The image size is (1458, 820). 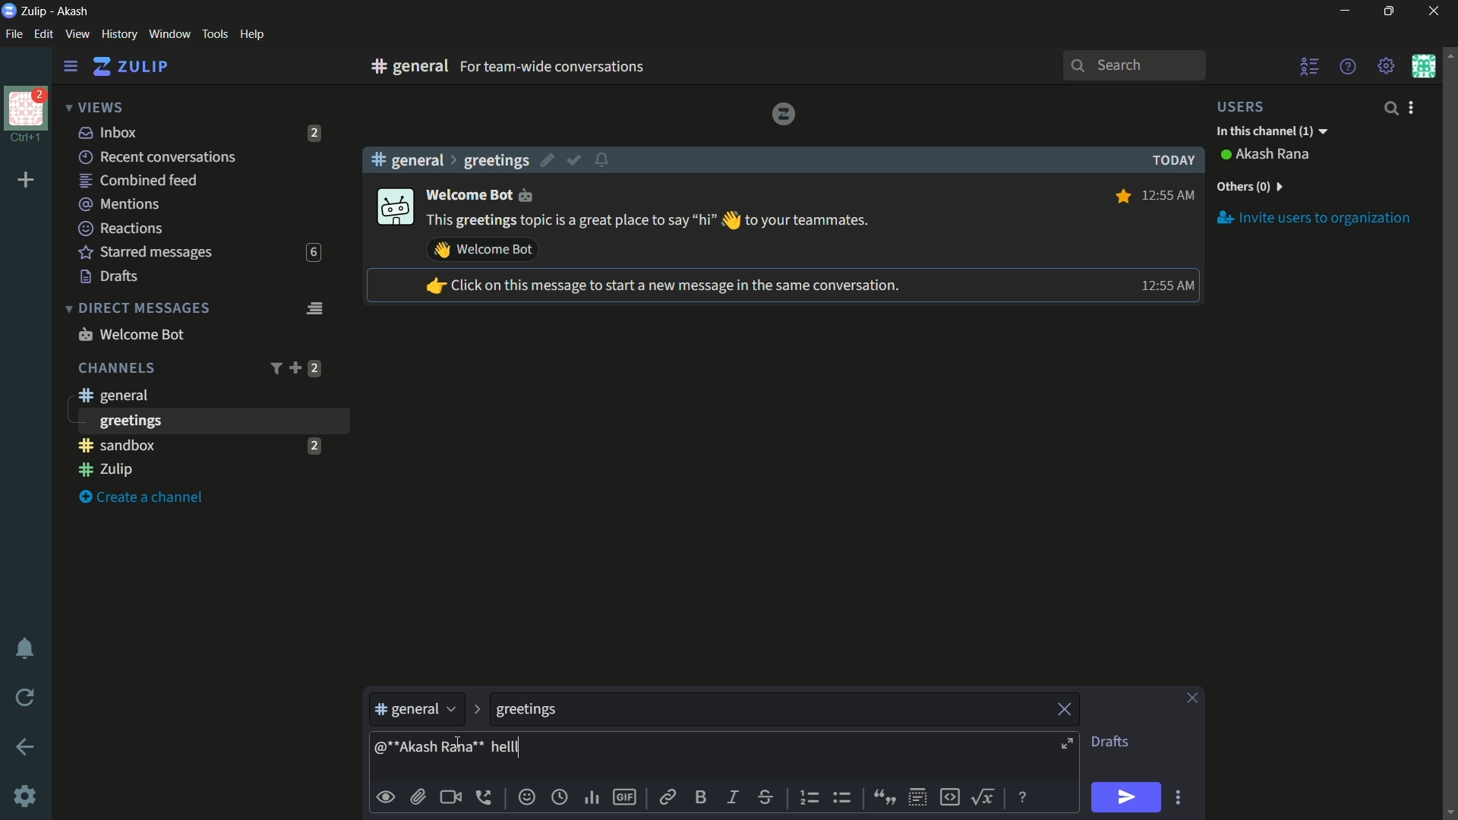 What do you see at coordinates (579, 66) in the screenshot?
I see `# general for team wide conversations` at bounding box center [579, 66].